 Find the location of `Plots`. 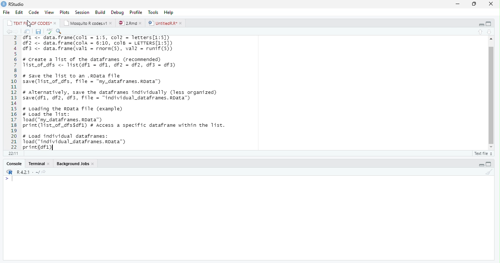

Plots is located at coordinates (64, 12).